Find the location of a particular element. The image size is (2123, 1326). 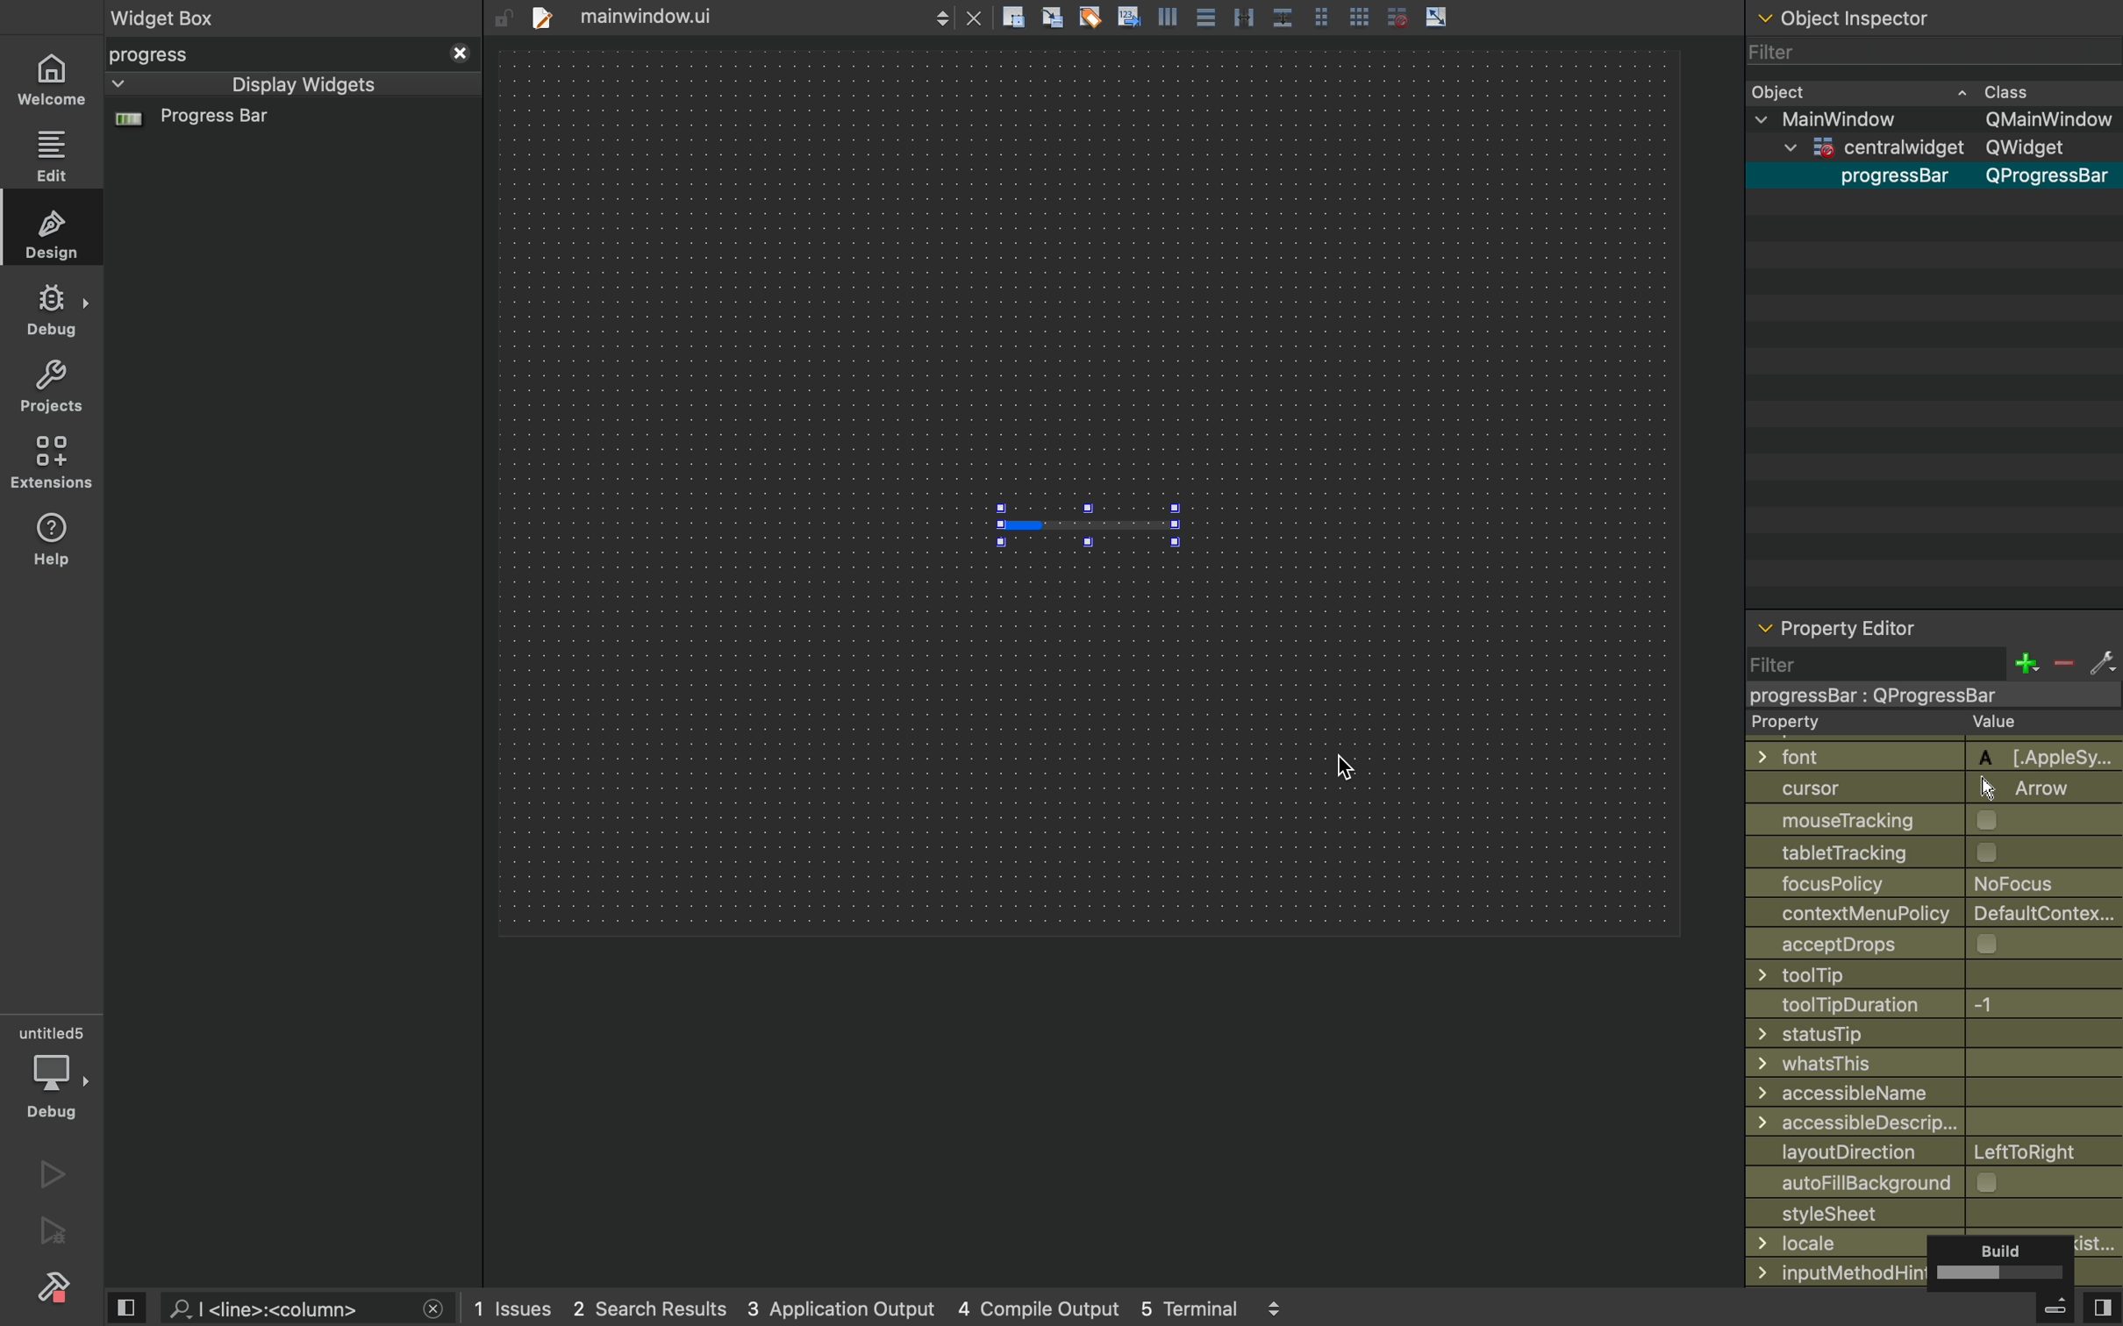

filter is located at coordinates (1933, 663).